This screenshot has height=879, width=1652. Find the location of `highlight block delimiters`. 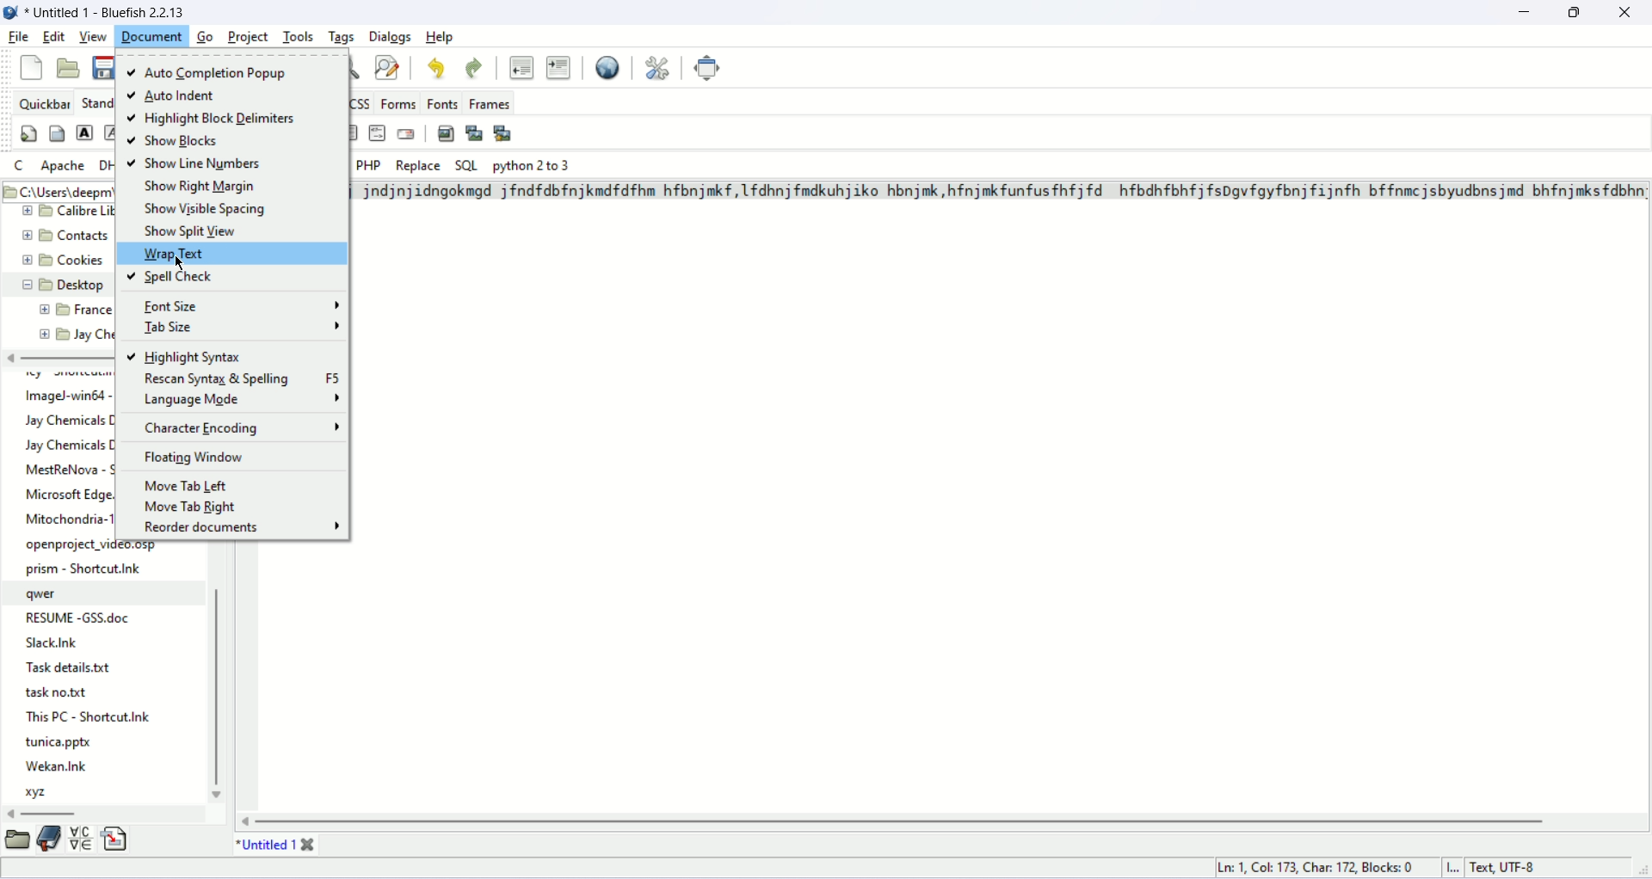

highlight block delimiters is located at coordinates (211, 120).